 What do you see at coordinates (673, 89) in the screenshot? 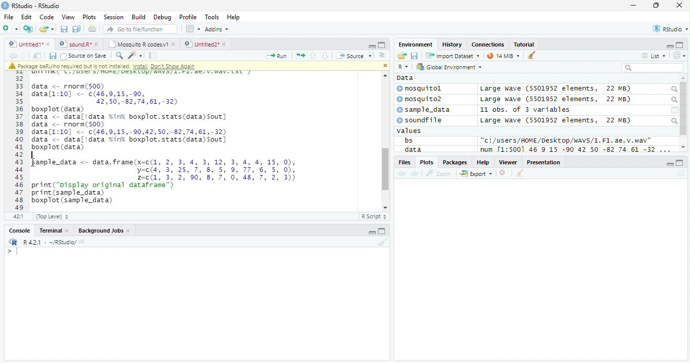
I see `search` at bounding box center [673, 89].